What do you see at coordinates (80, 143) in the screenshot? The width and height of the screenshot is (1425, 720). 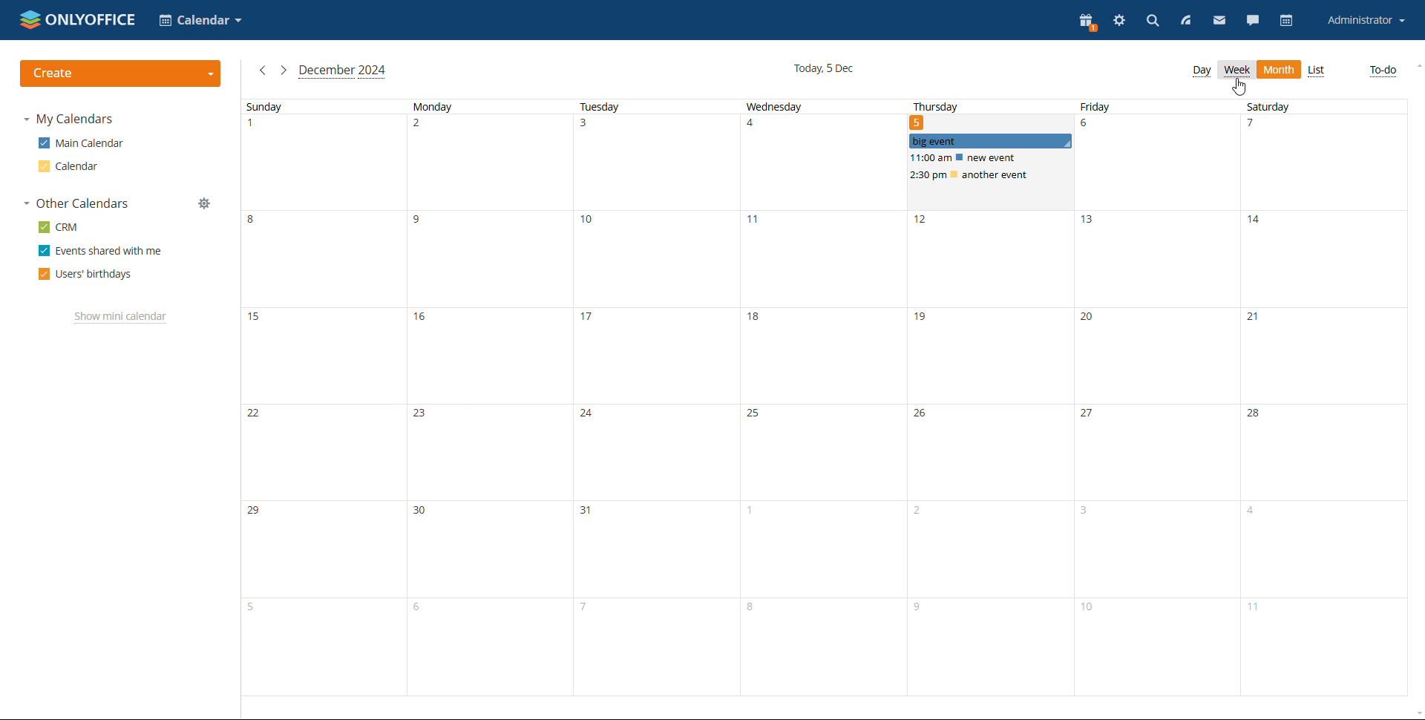 I see `main calendar` at bounding box center [80, 143].